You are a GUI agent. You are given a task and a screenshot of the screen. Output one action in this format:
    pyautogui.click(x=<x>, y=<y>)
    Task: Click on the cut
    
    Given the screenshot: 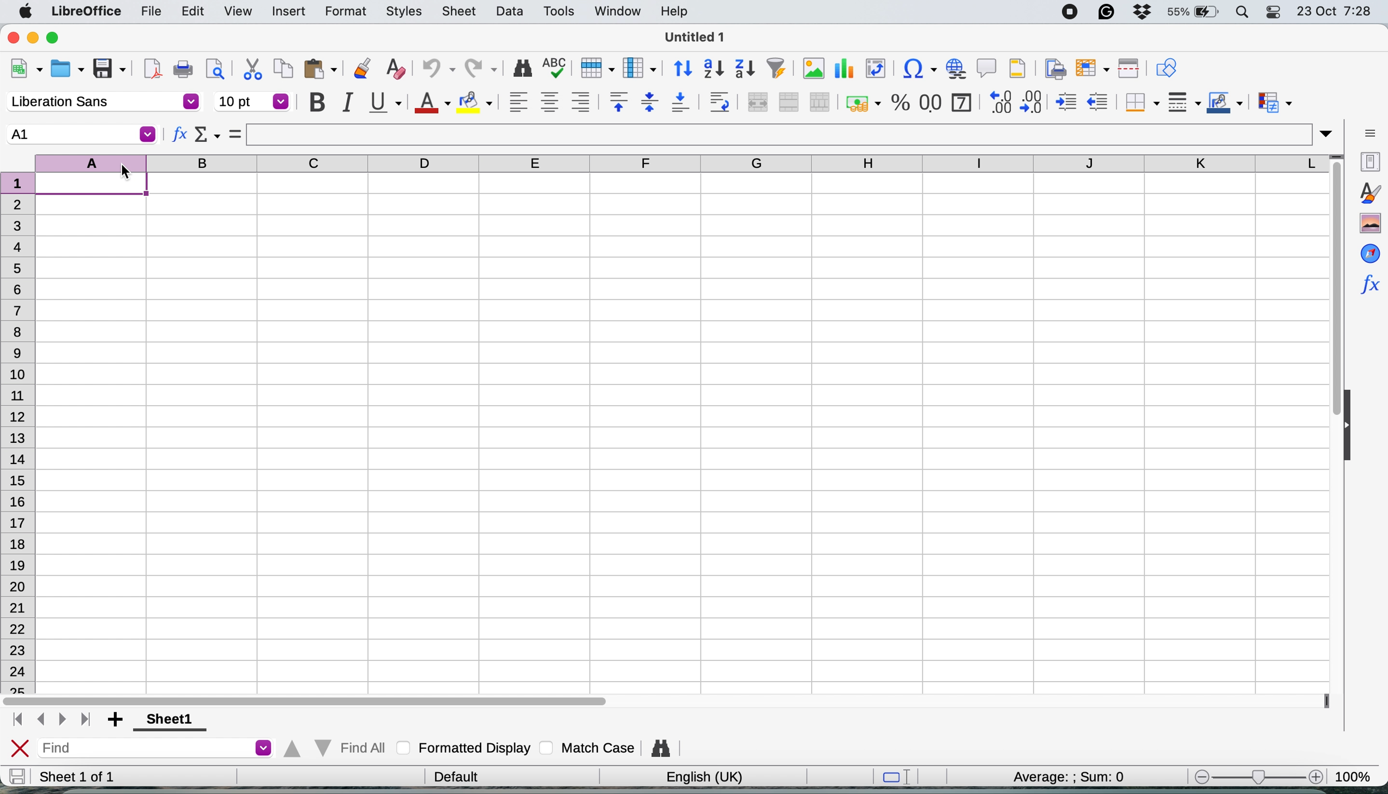 What is the action you would take?
    pyautogui.click(x=250, y=69)
    